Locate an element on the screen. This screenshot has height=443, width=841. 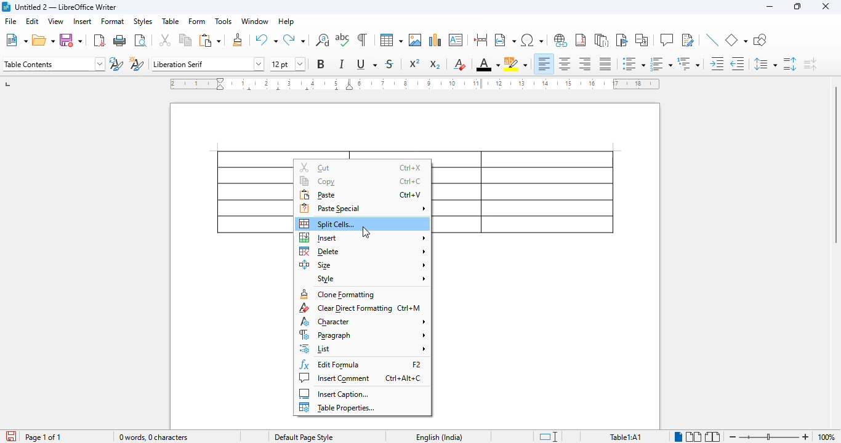
underline is located at coordinates (366, 64).